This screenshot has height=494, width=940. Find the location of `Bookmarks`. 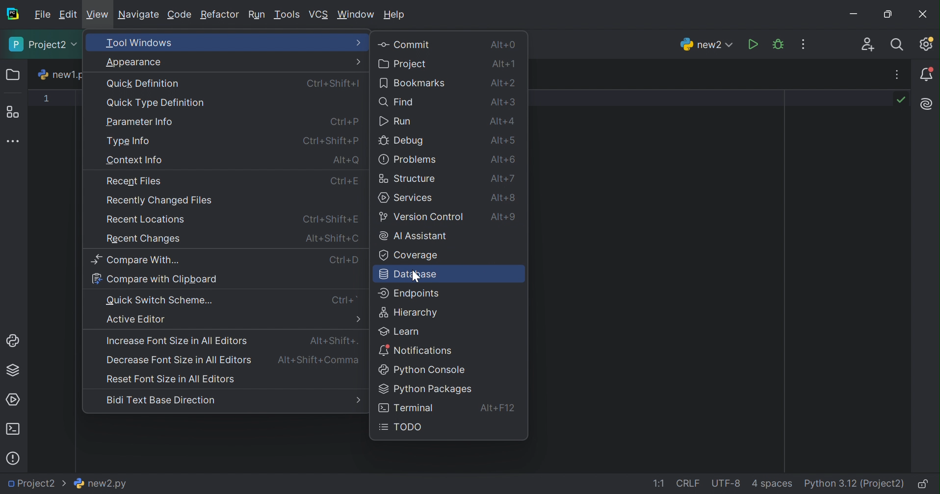

Bookmarks is located at coordinates (414, 82).